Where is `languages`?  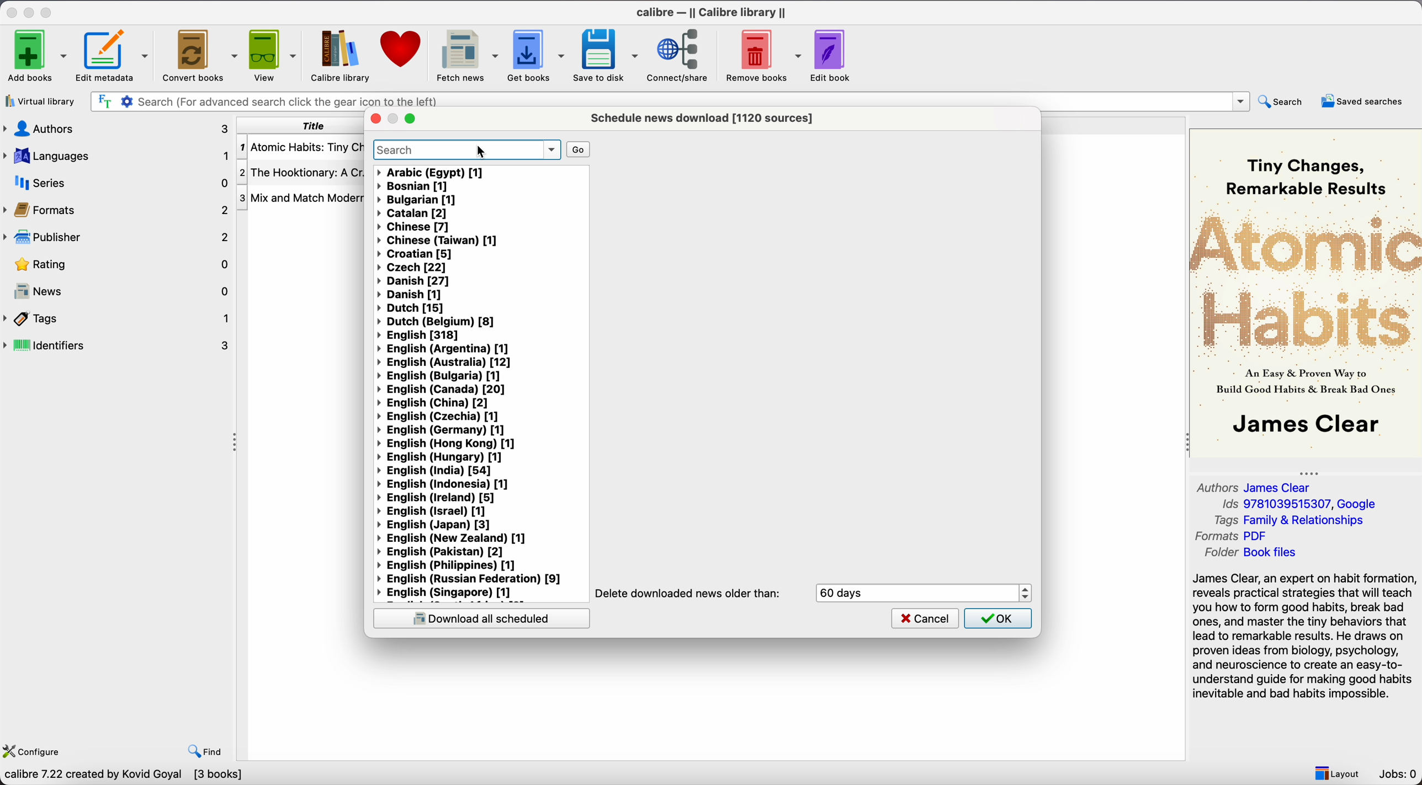 languages is located at coordinates (118, 156).